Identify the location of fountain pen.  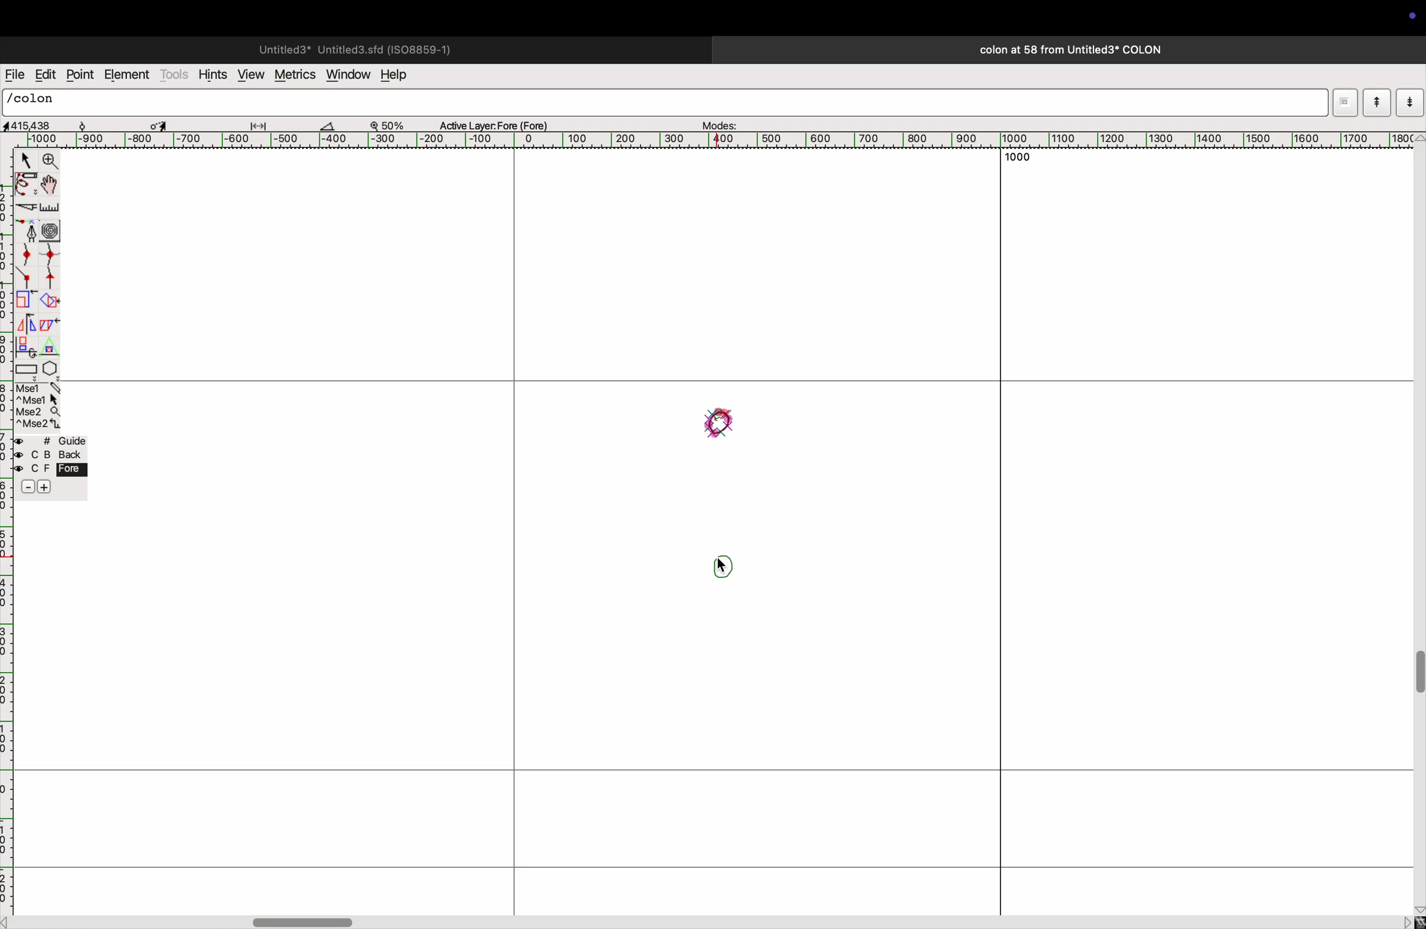
(27, 230).